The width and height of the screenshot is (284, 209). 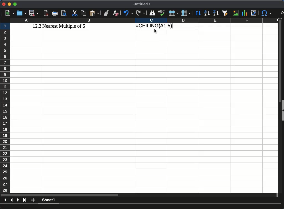 What do you see at coordinates (3, 4) in the screenshot?
I see `close` at bounding box center [3, 4].